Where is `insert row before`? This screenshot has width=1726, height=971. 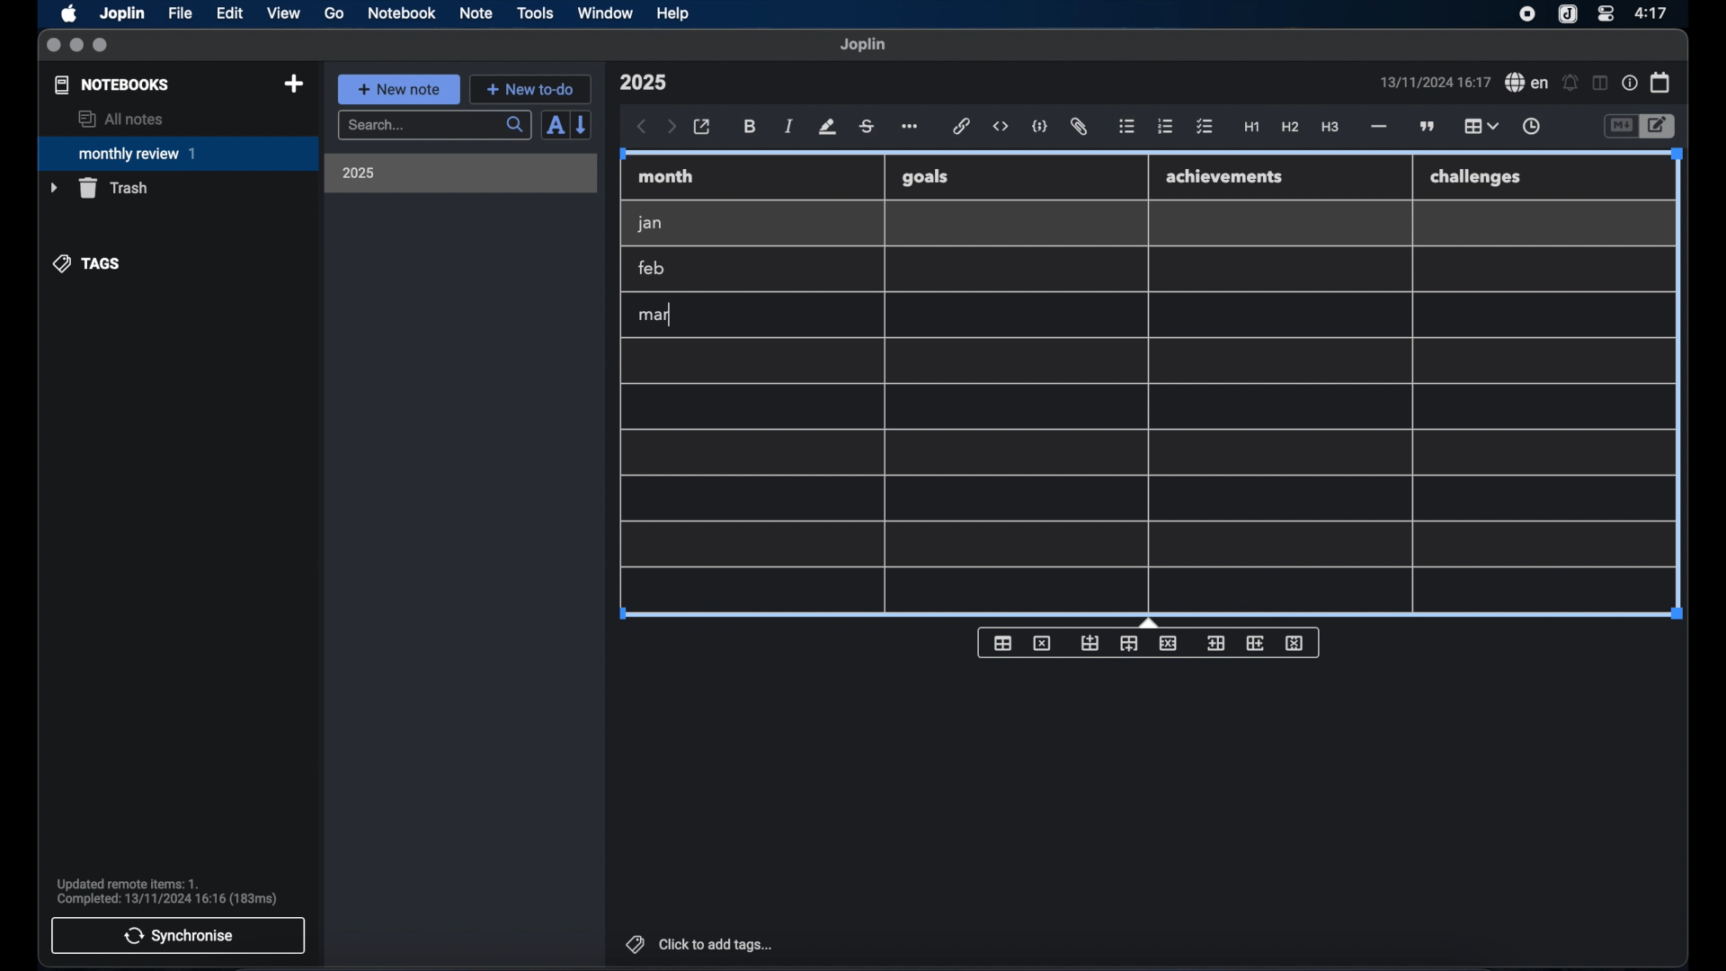 insert row before is located at coordinates (1090, 644).